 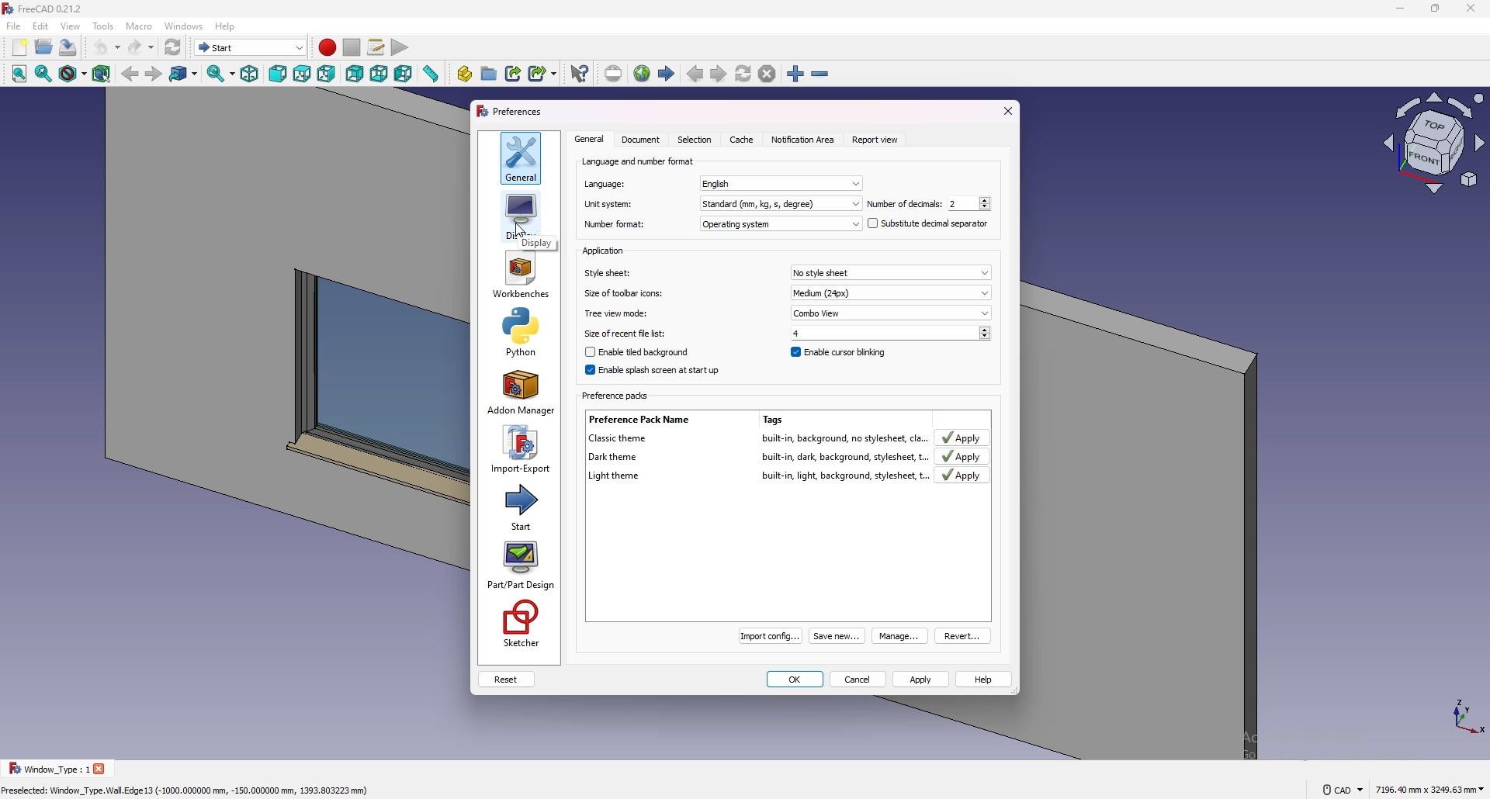 What do you see at coordinates (140, 47) in the screenshot?
I see `redo` at bounding box center [140, 47].